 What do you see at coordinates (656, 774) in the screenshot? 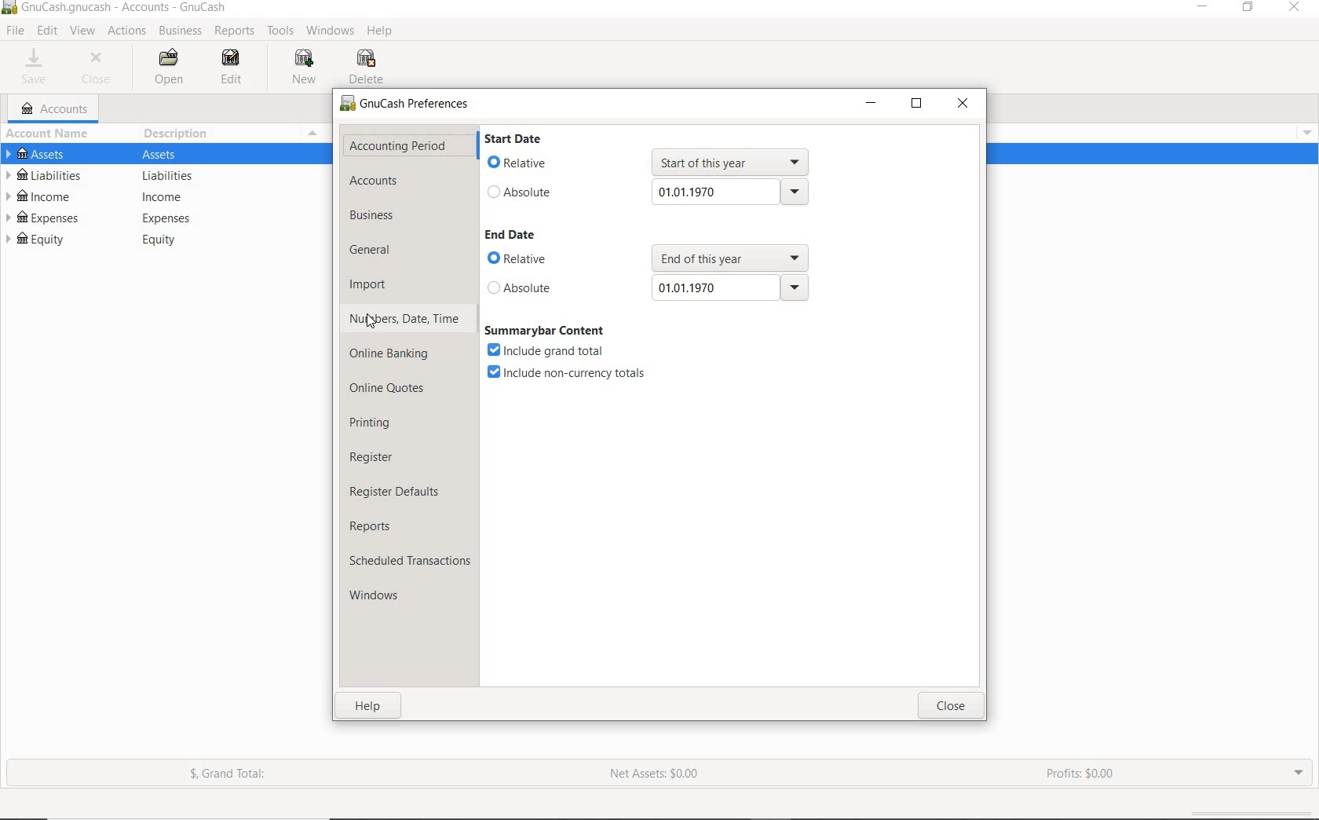
I see `NET ASSETS` at bounding box center [656, 774].